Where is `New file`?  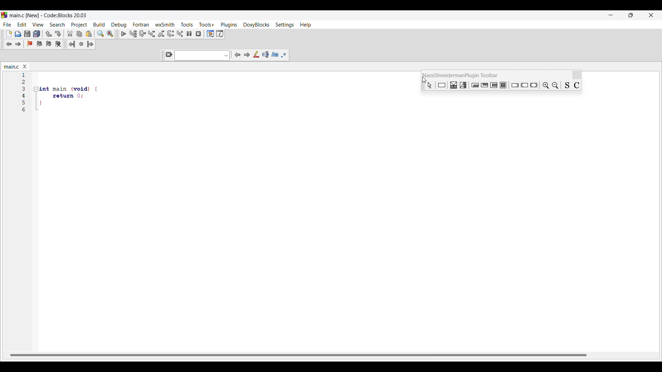
New file is located at coordinates (9, 33).